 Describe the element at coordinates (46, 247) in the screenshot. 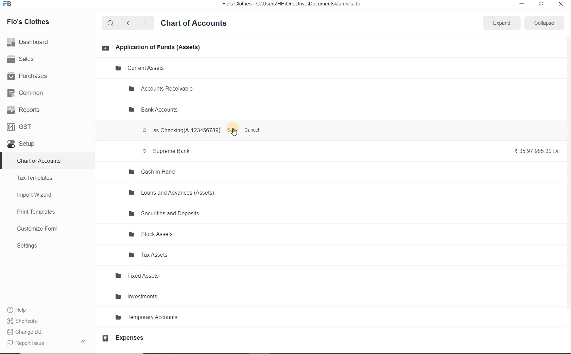

I see `Settings` at that location.